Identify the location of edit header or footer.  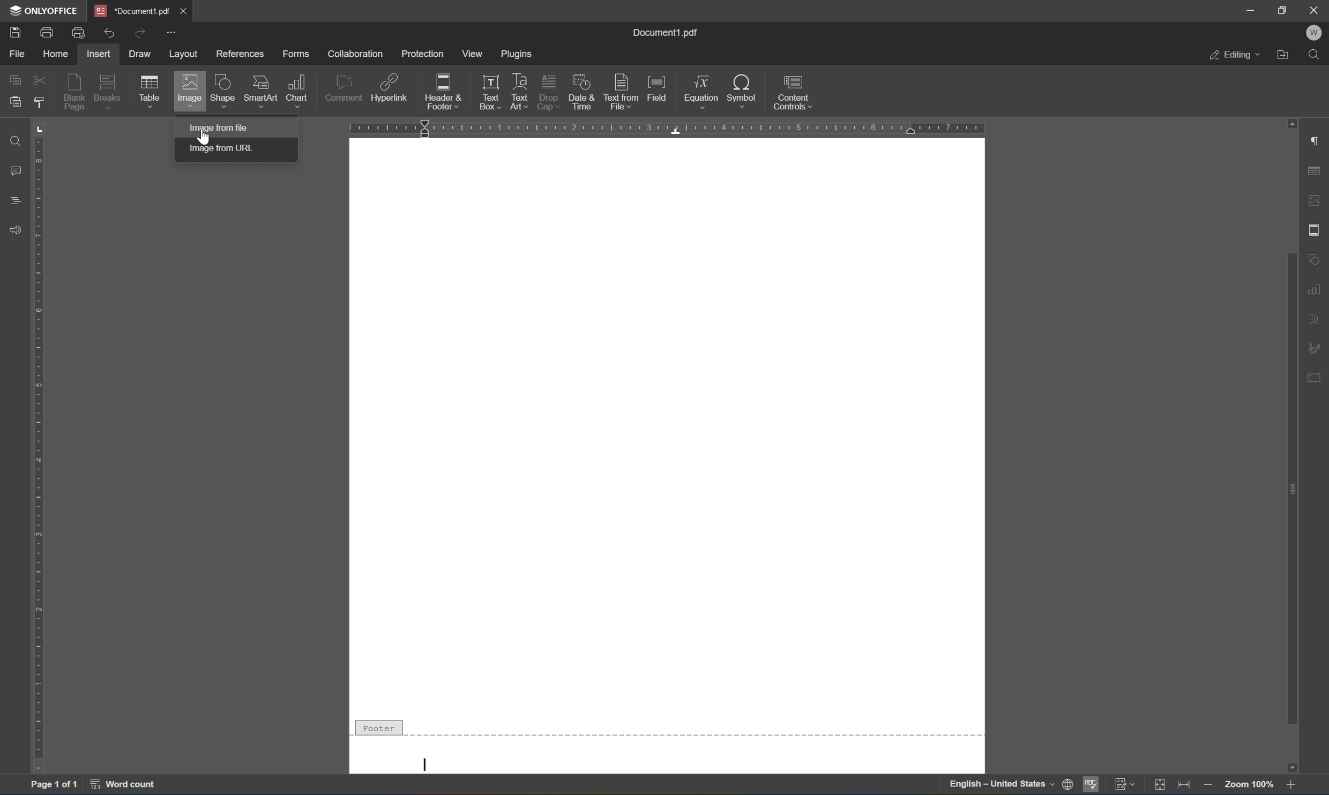
(499, 104).